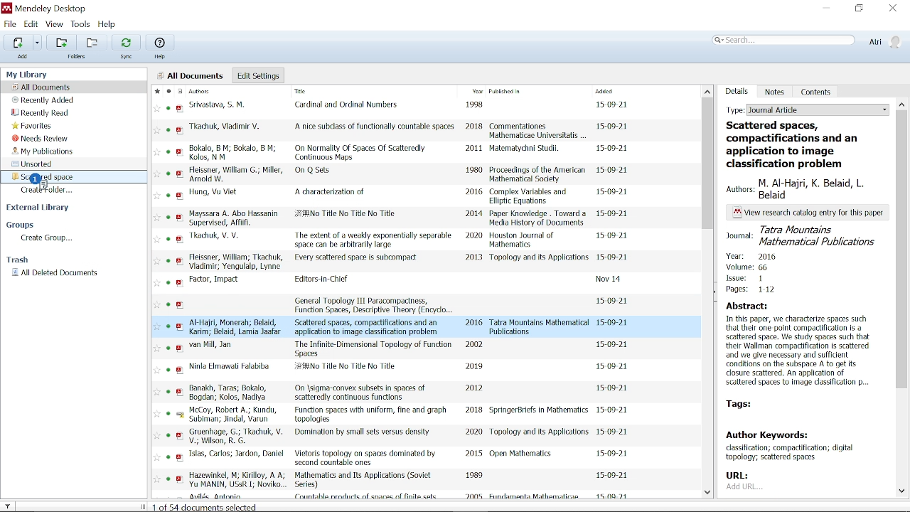 Image resolution: width=910 pixels, height=512 pixels. I want to click on All documents, so click(43, 87).